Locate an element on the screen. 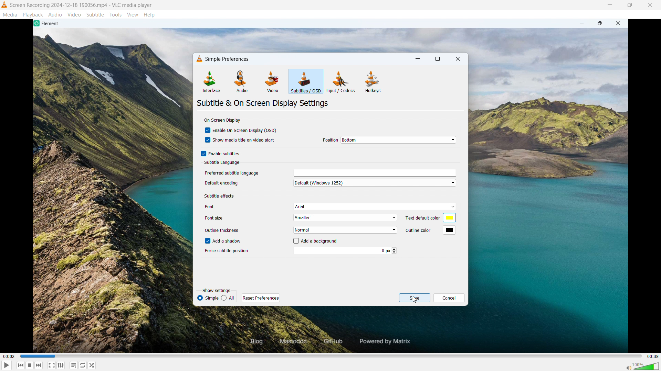  Video  is located at coordinates (74, 15).